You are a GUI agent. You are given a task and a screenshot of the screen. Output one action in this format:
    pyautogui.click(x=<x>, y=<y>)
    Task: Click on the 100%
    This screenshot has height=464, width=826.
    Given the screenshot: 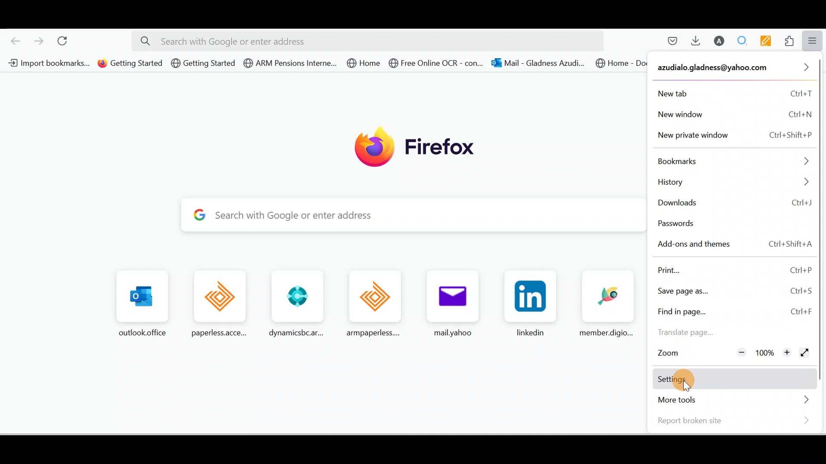 What is the action you would take?
    pyautogui.click(x=766, y=354)
    